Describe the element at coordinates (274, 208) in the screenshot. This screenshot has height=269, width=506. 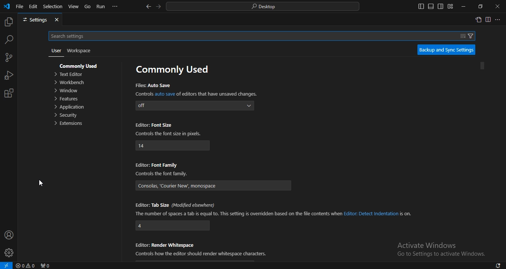
I see `Editor: Tab Size (Modified elsewhere)
The number of spaces a tab is equal to. This setting is overridden based on the file contents when Editor: Detect Indentation is on.` at that location.